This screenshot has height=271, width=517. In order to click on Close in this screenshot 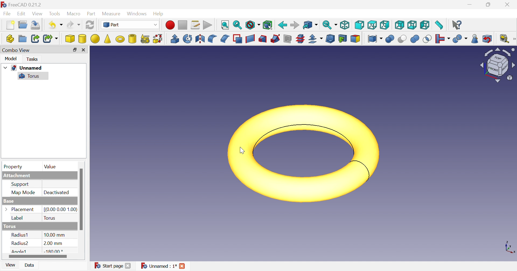, I will do `click(182, 266)`.